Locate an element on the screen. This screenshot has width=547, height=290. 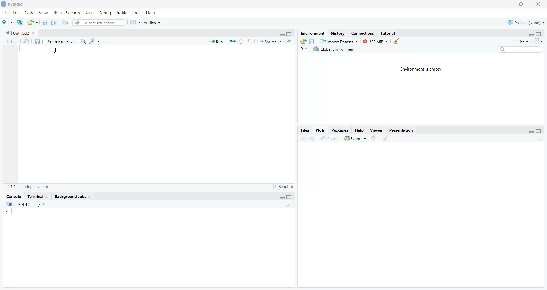
 Addins ~ is located at coordinates (152, 23).